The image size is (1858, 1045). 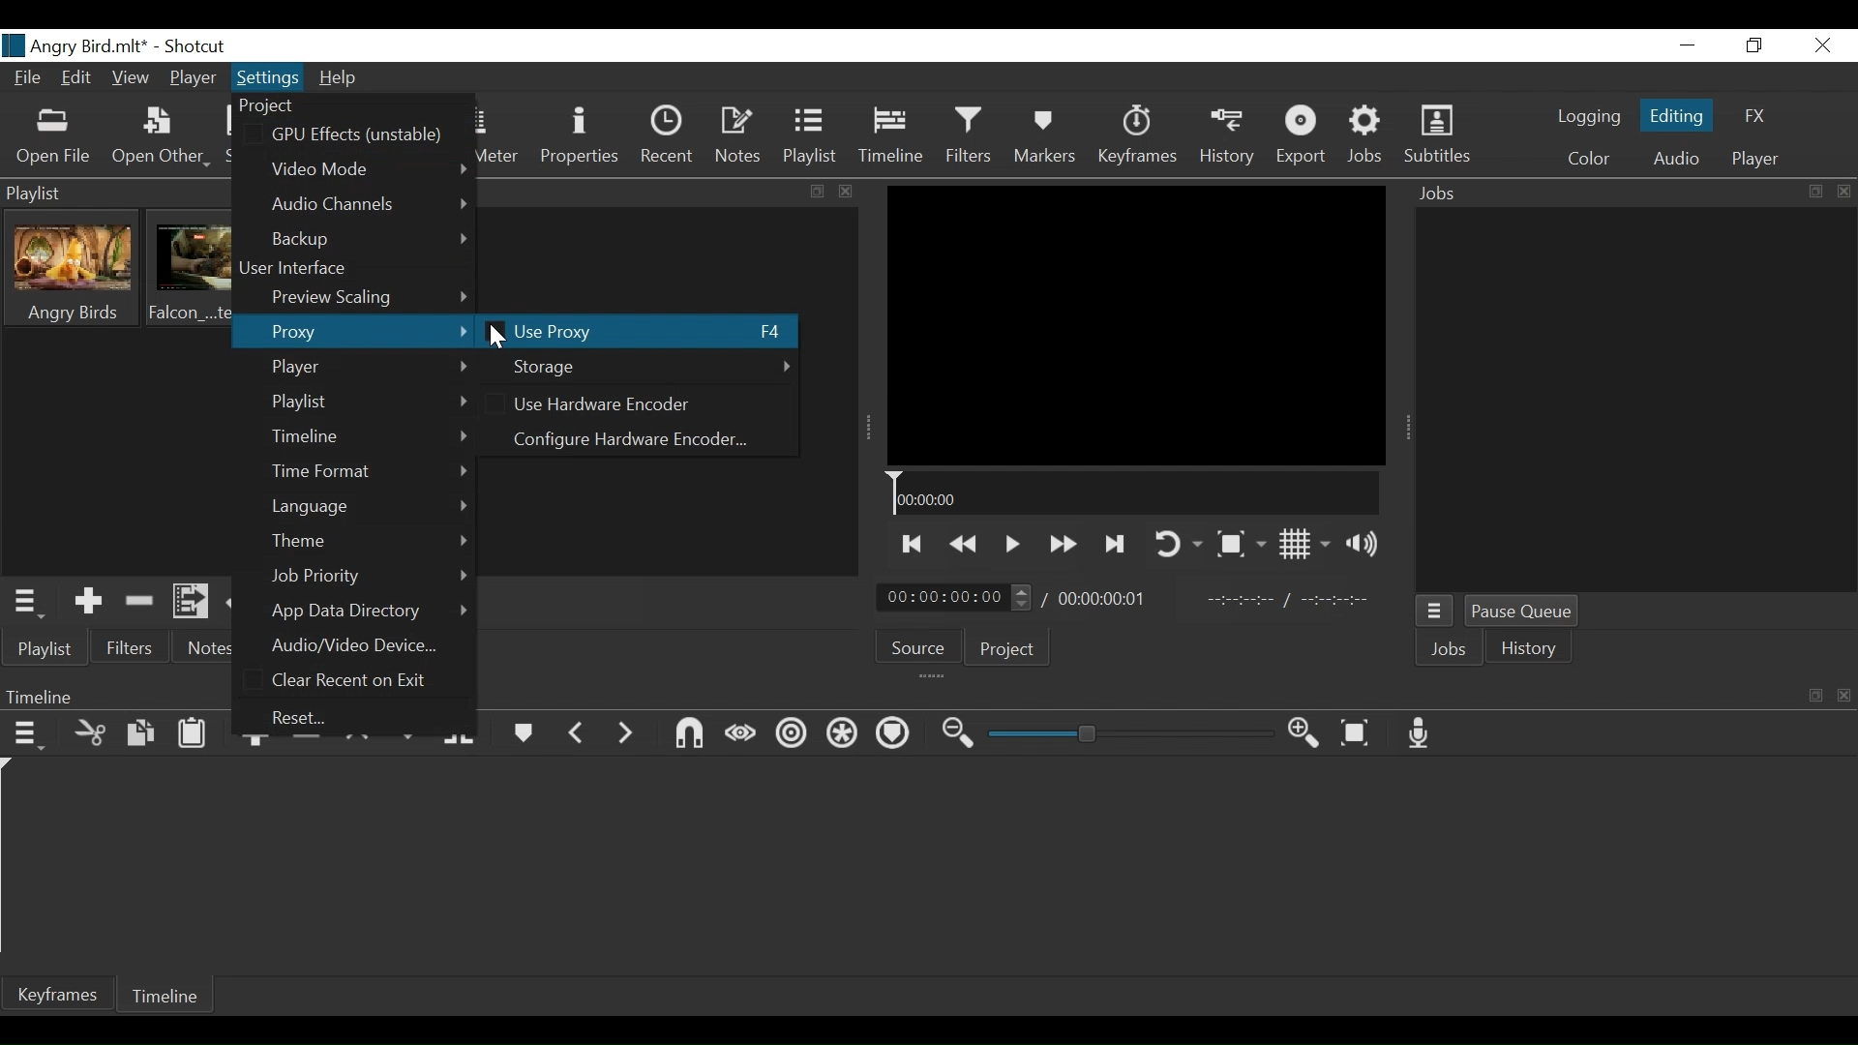 I want to click on logging, so click(x=1587, y=117).